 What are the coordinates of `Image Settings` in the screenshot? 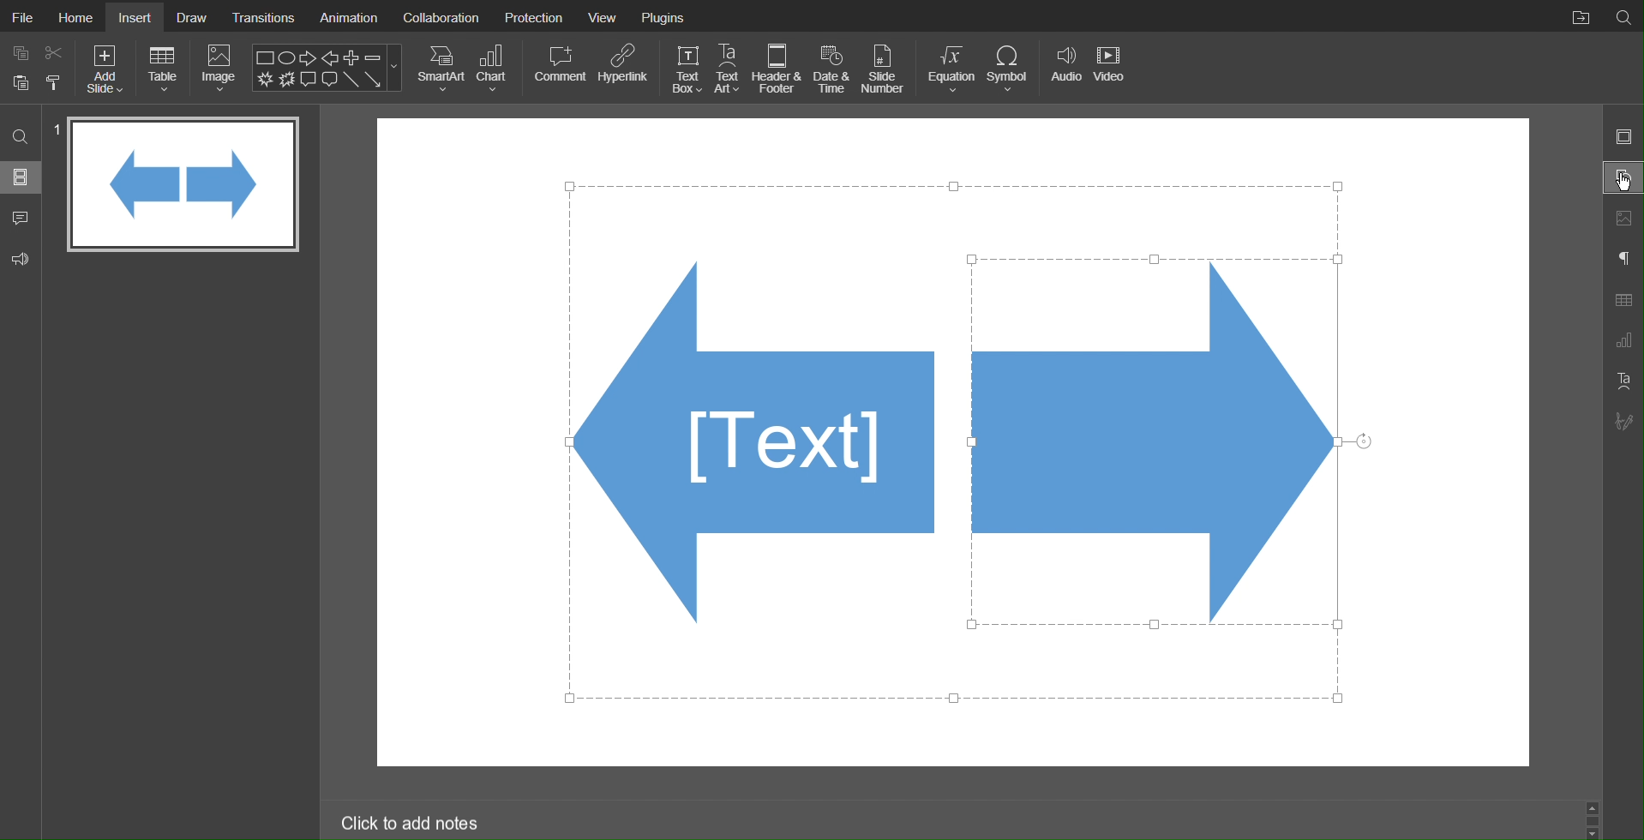 It's located at (1623, 219).